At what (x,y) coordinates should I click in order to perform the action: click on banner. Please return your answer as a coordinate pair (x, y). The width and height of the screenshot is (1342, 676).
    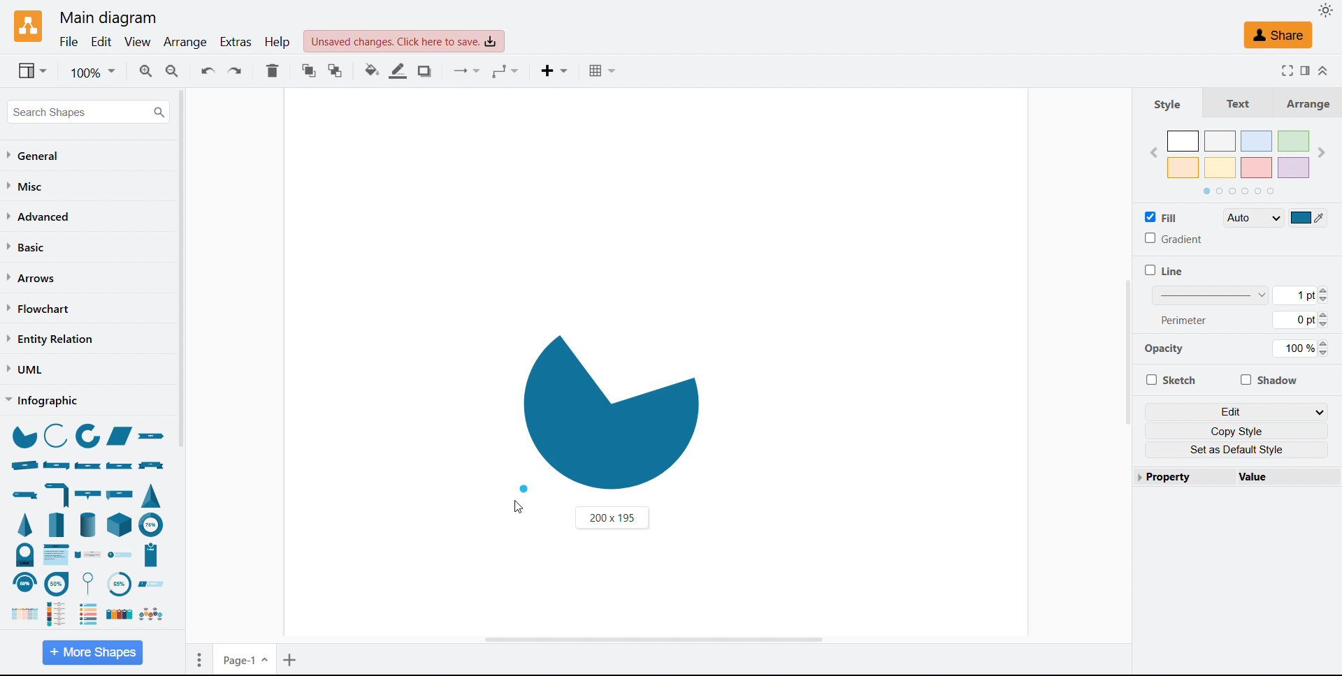
    Looking at the image, I should click on (152, 466).